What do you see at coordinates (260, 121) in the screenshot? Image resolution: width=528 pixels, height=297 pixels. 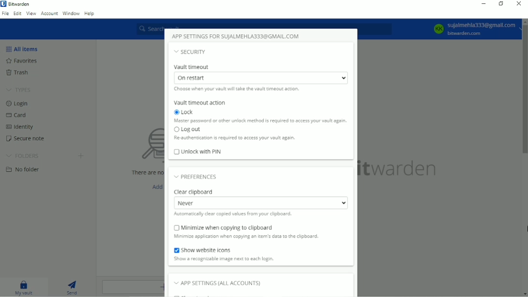 I see `Master password or other unlock method is required to access your vault again.` at bounding box center [260, 121].